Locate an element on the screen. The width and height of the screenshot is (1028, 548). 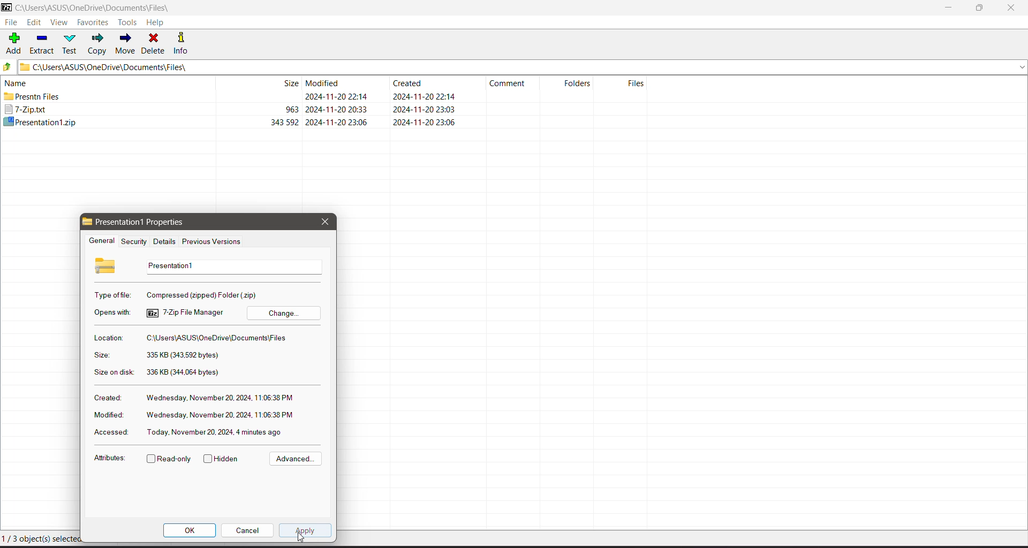
Read-only - Click to enable/disable is located at coordinates (169, 460).